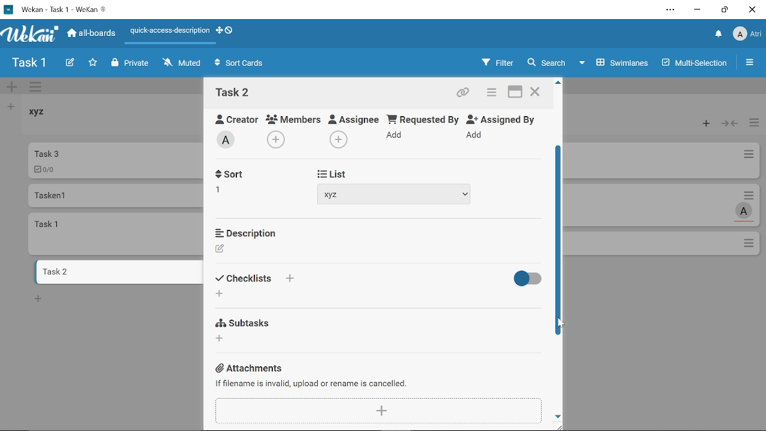  I want to click on Sort, so click(245, 278).